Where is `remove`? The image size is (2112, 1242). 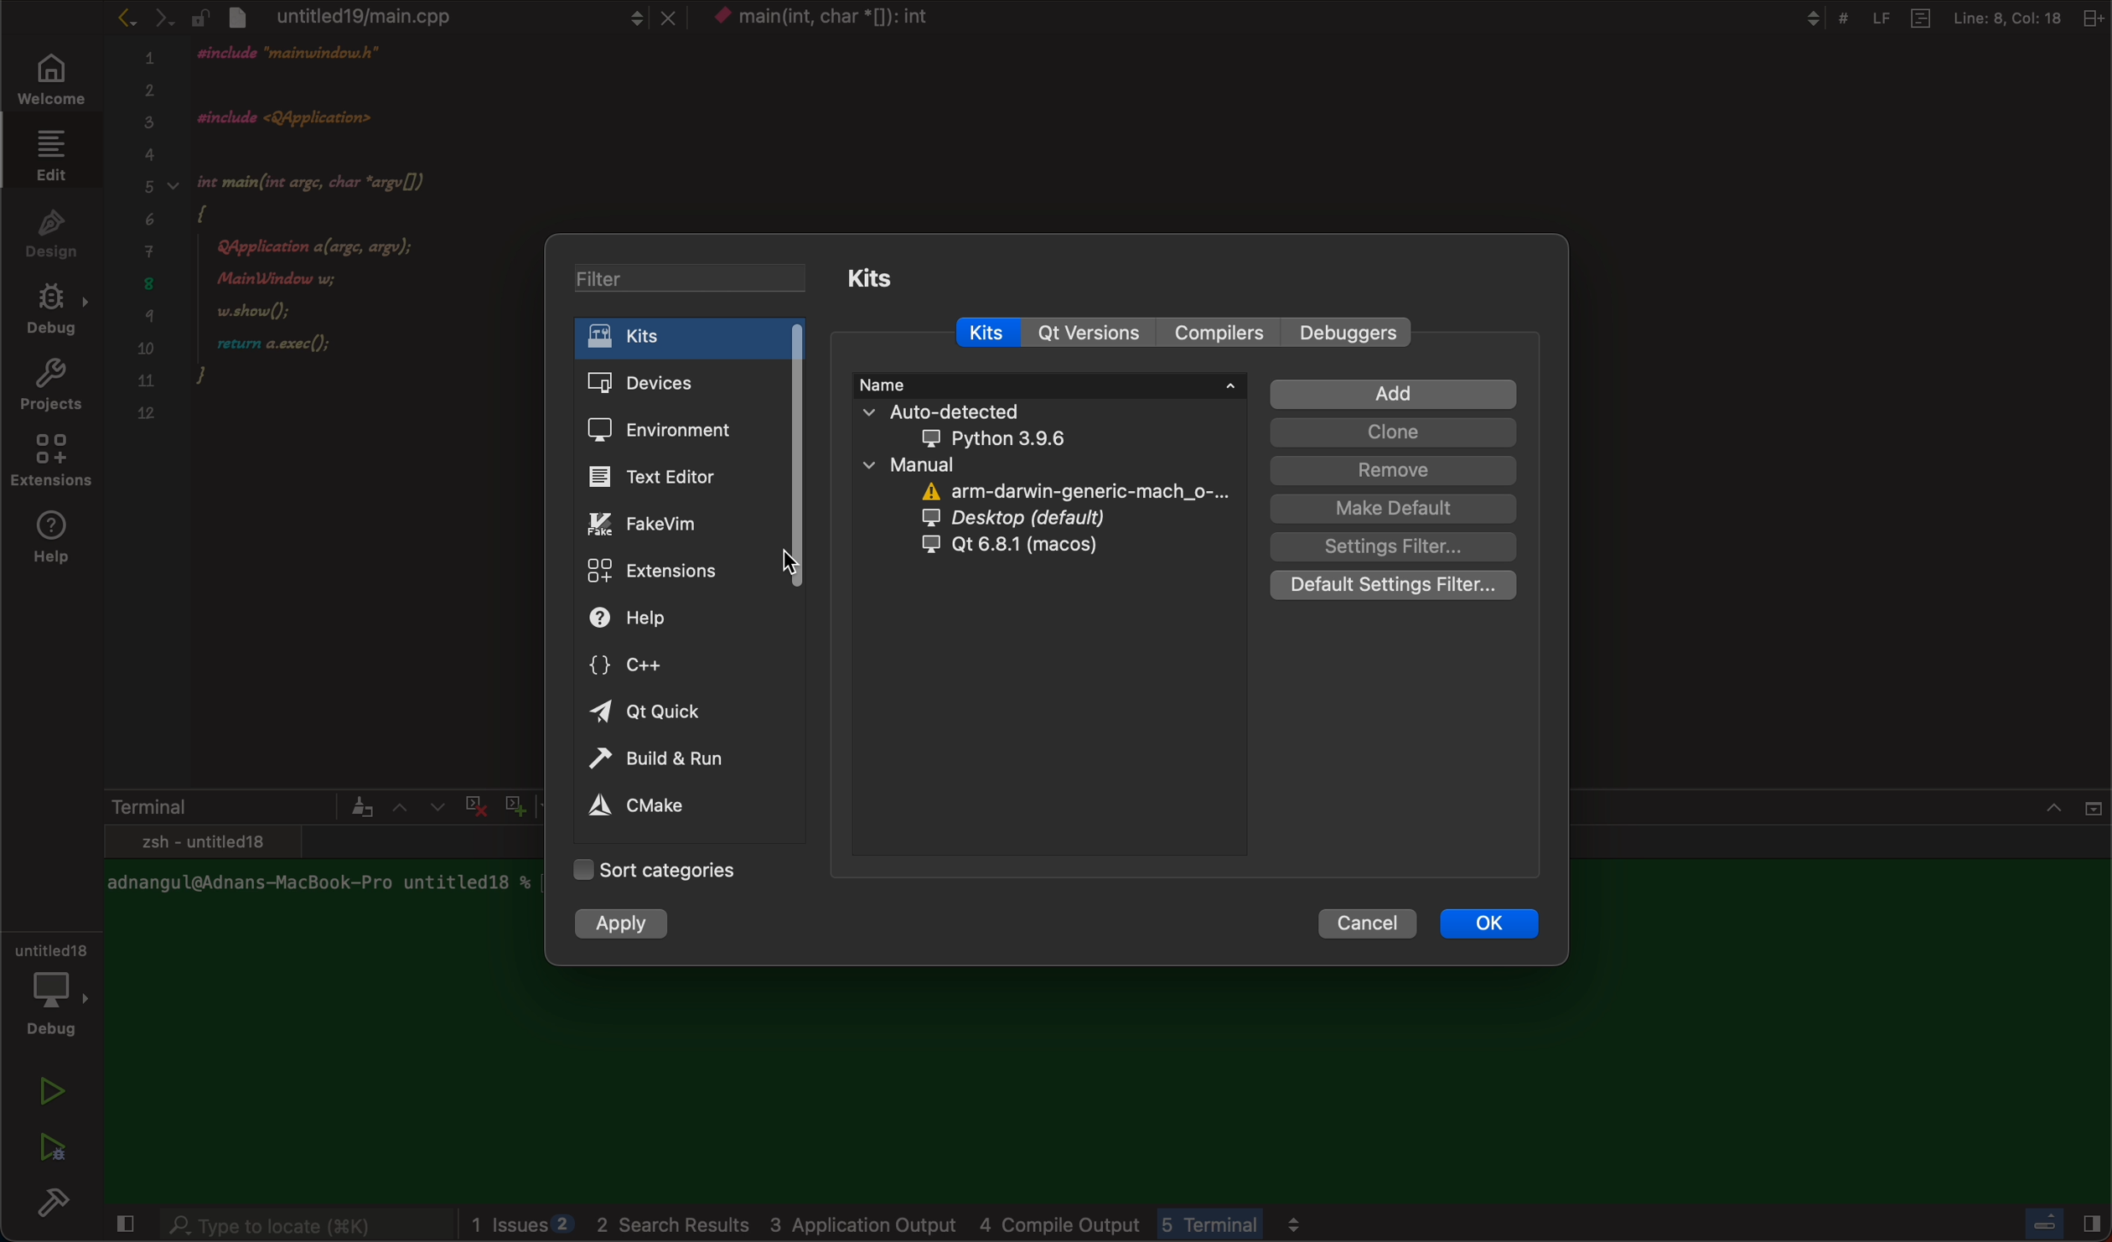 remove is located at coordinates (1394, 470).